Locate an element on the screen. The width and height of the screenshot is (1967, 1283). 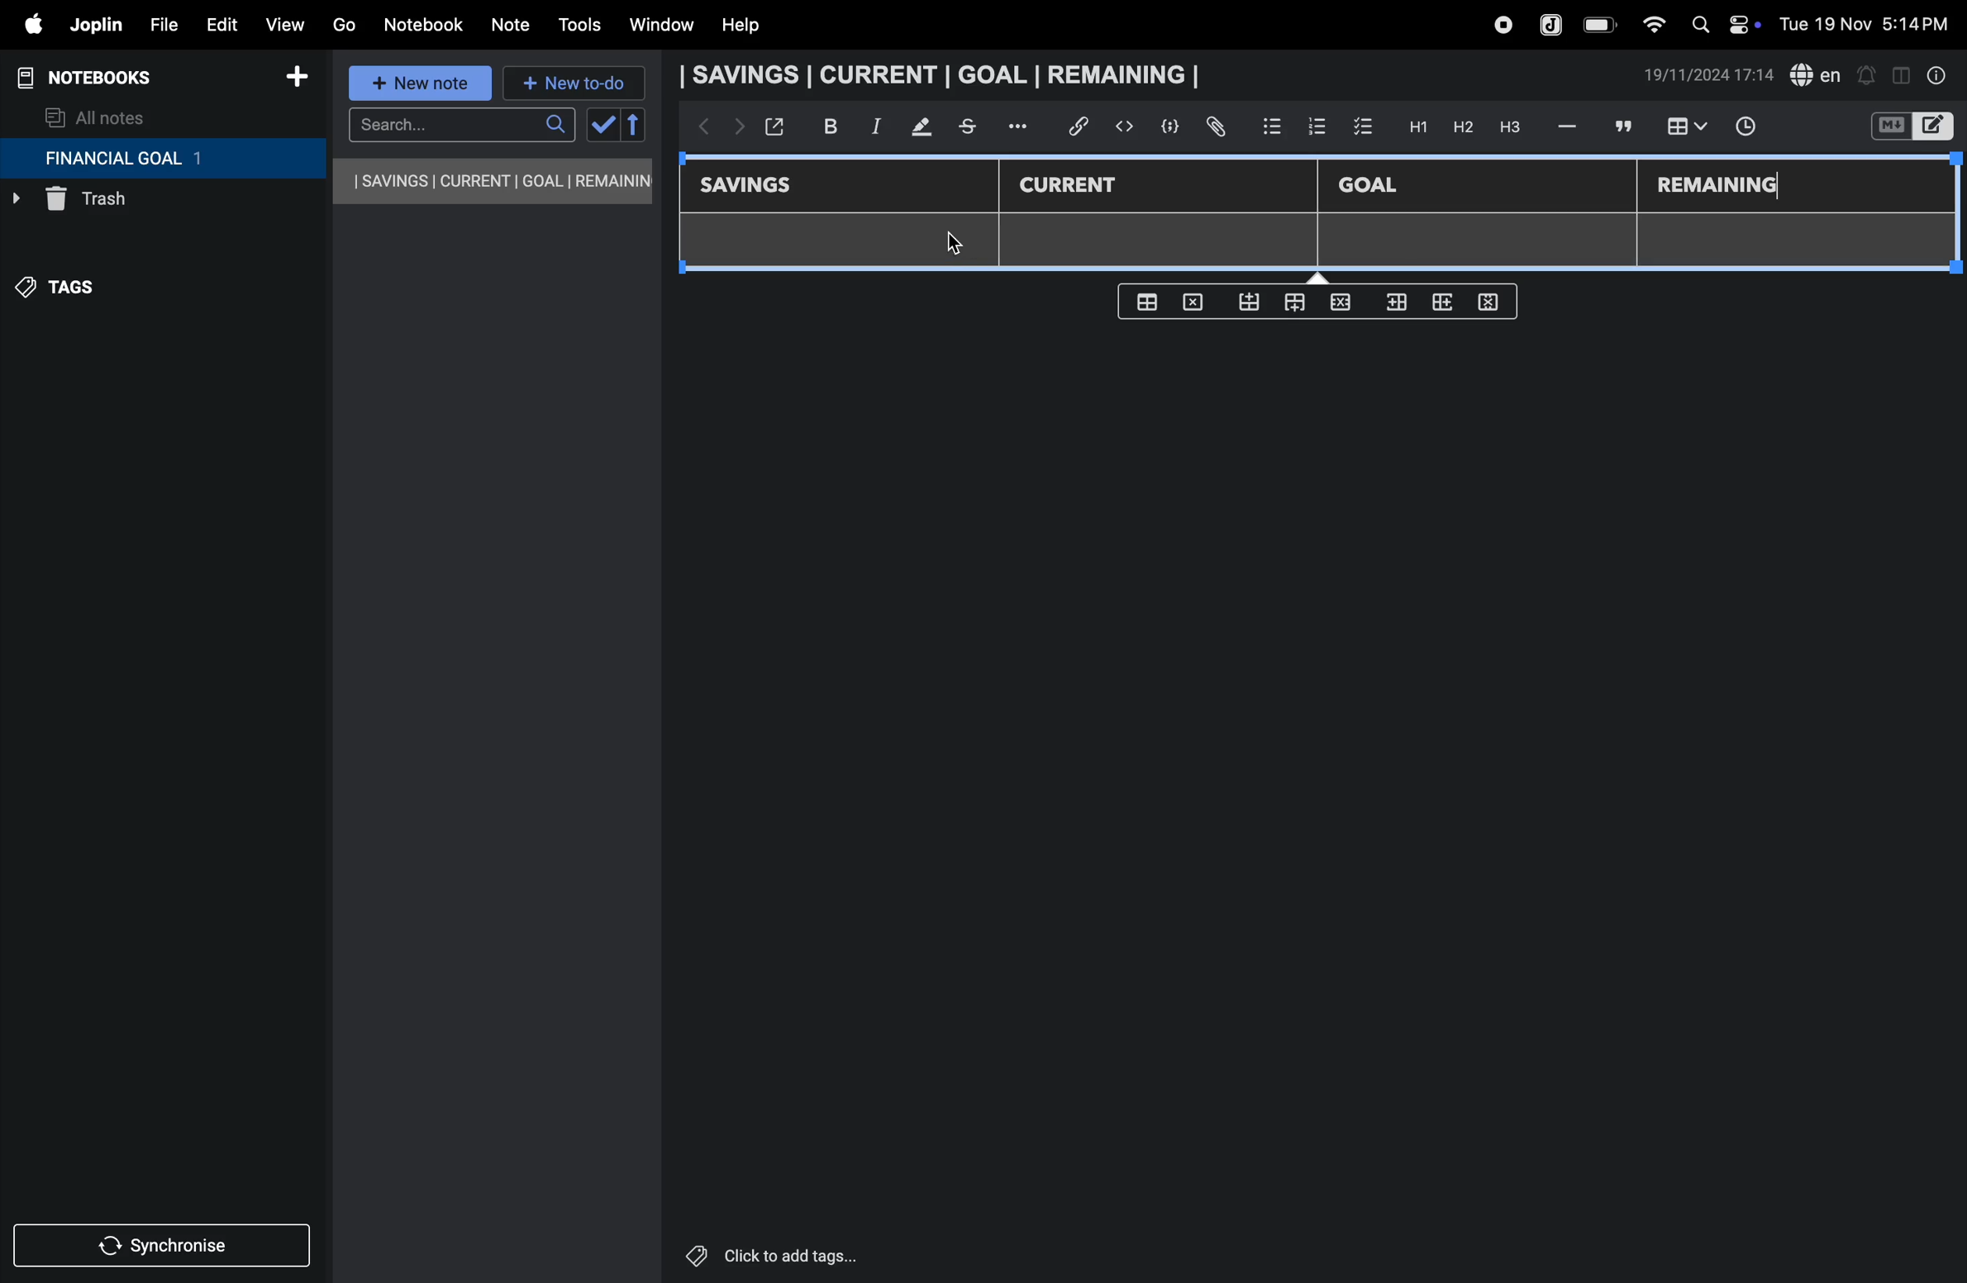
H1 is located at coordinates (1416, 127).